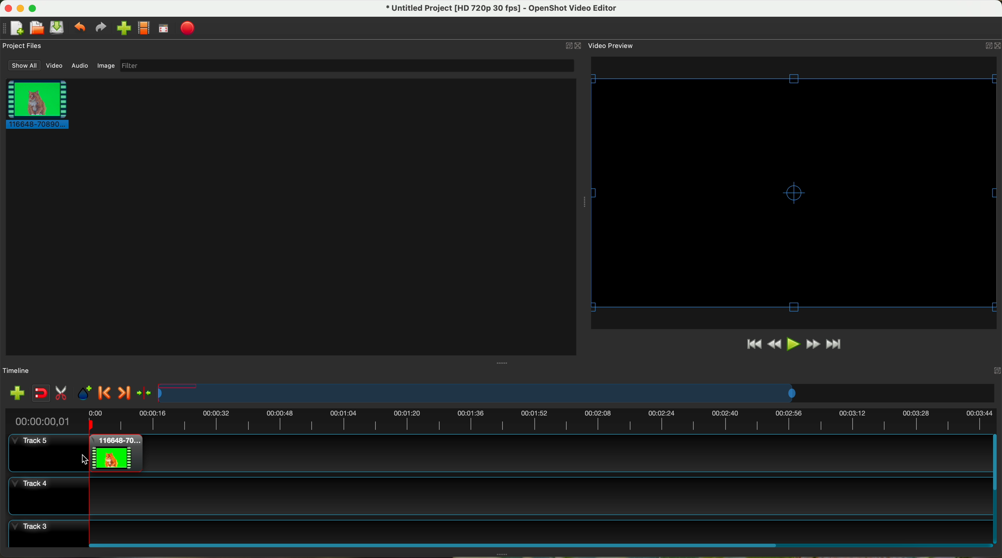  What do you see at coordinates (23, 65) in the screenshot?
I see `show all` at bounding box center [23, 65].